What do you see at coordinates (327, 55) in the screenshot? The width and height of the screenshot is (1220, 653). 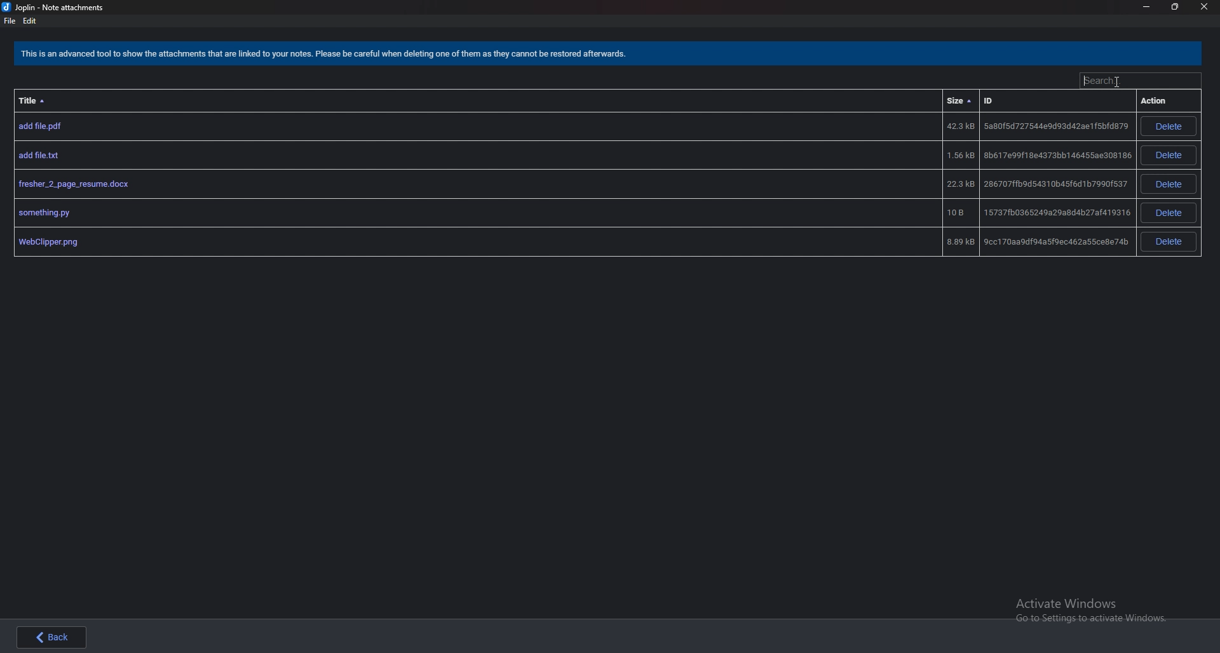 I see `Warning` at bounding box center [327, 55].